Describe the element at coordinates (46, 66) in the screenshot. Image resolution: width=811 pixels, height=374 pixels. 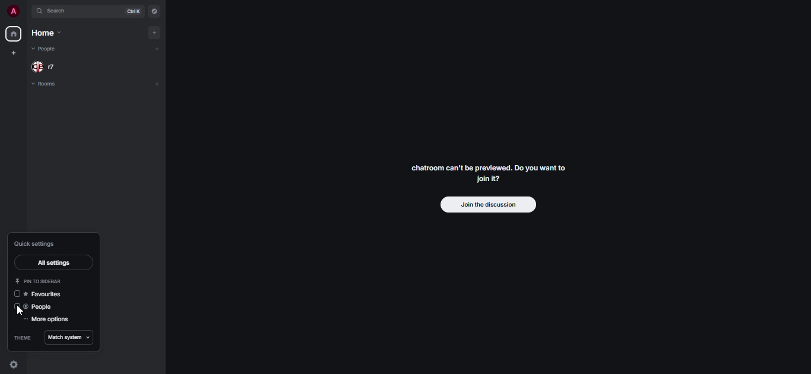
I see `people` at that location.